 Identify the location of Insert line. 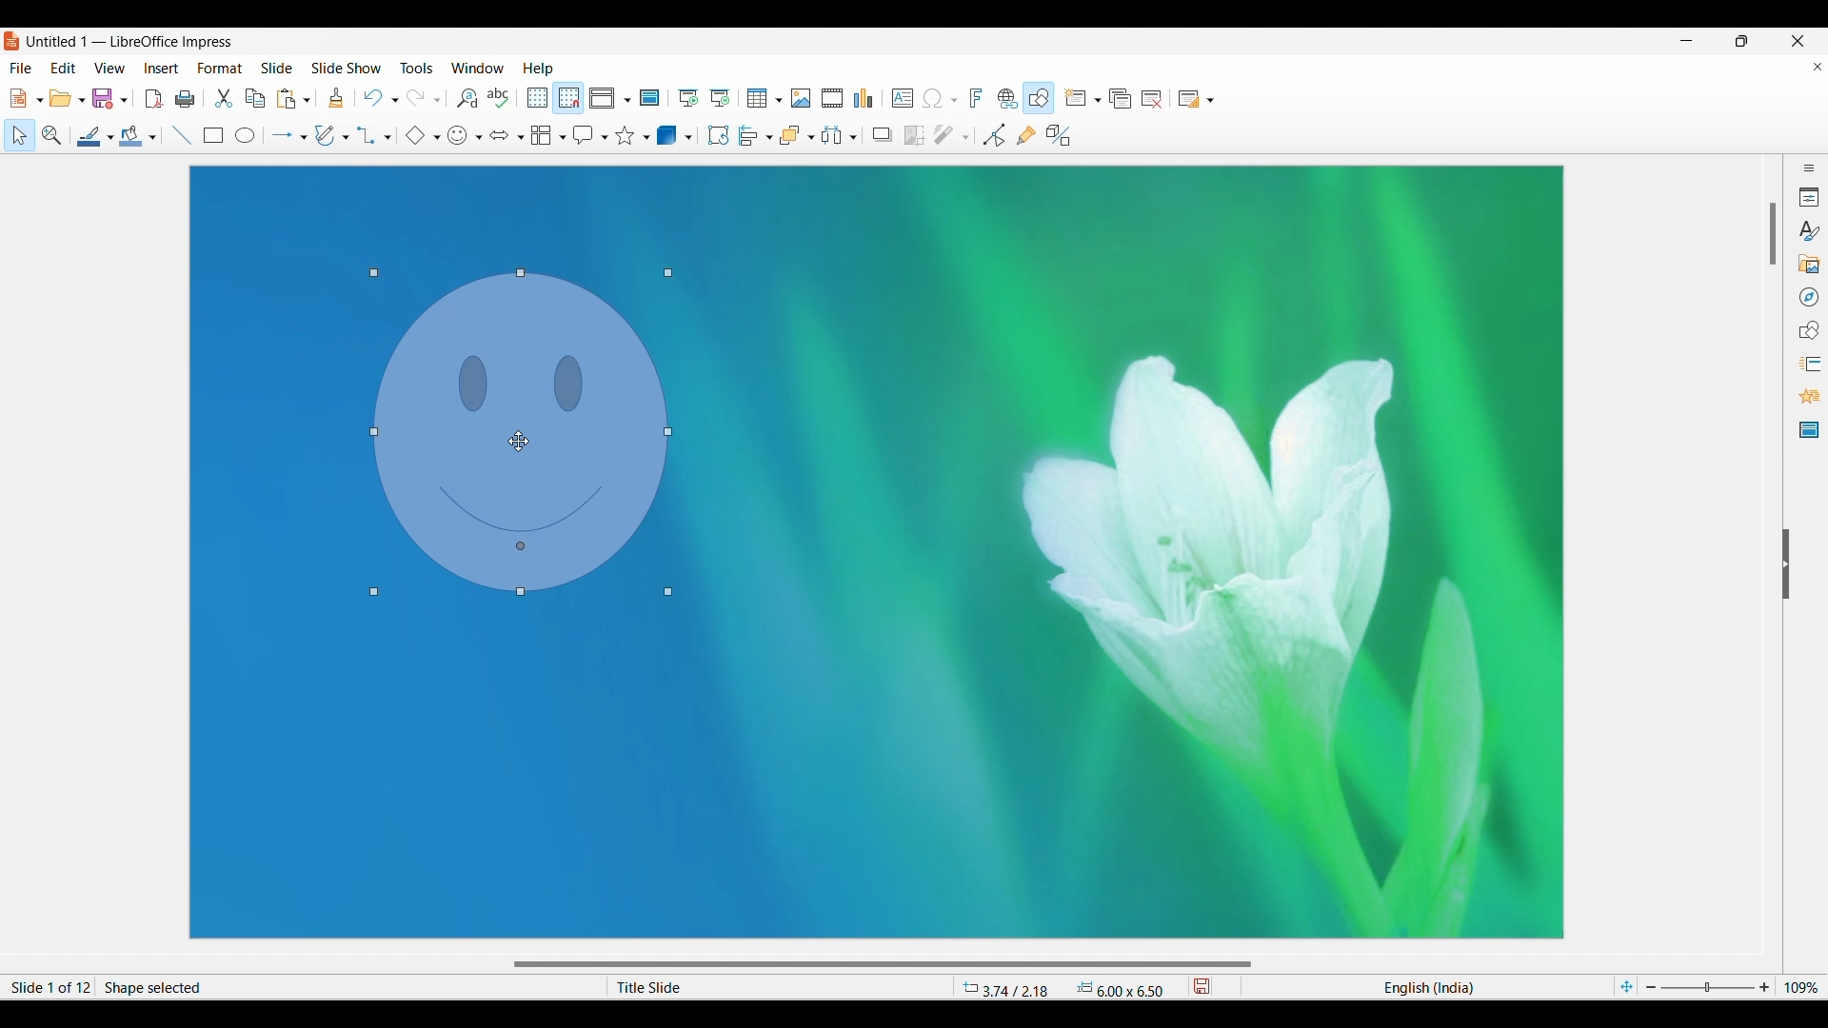
(183, 136).